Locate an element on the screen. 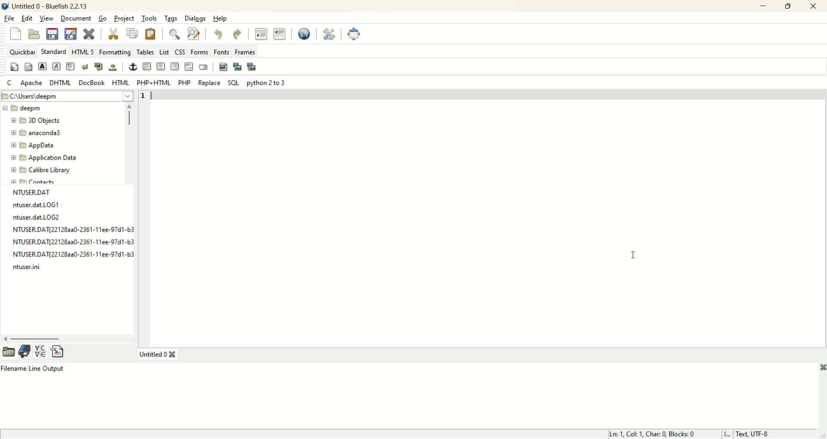  horizontal scroll bar is located at coordinates (67, 337).